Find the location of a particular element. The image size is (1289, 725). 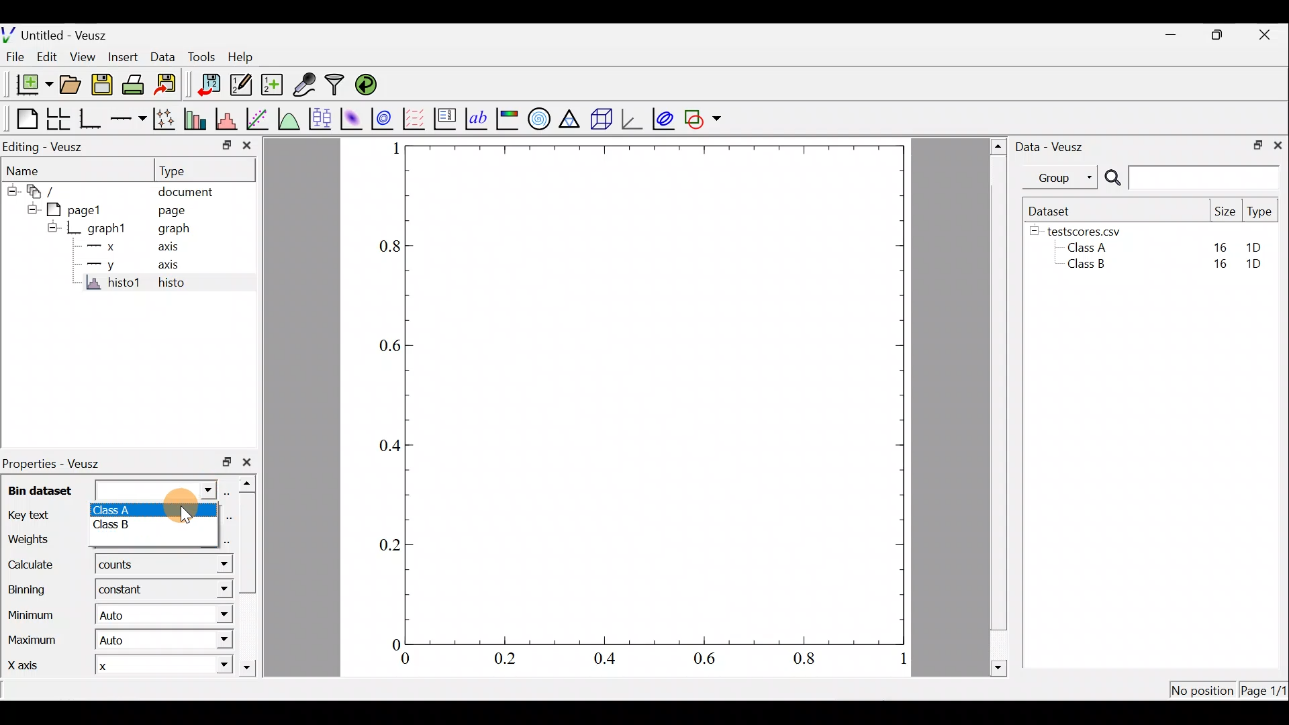

Export to graphics format is located at coordinates (168, 85).